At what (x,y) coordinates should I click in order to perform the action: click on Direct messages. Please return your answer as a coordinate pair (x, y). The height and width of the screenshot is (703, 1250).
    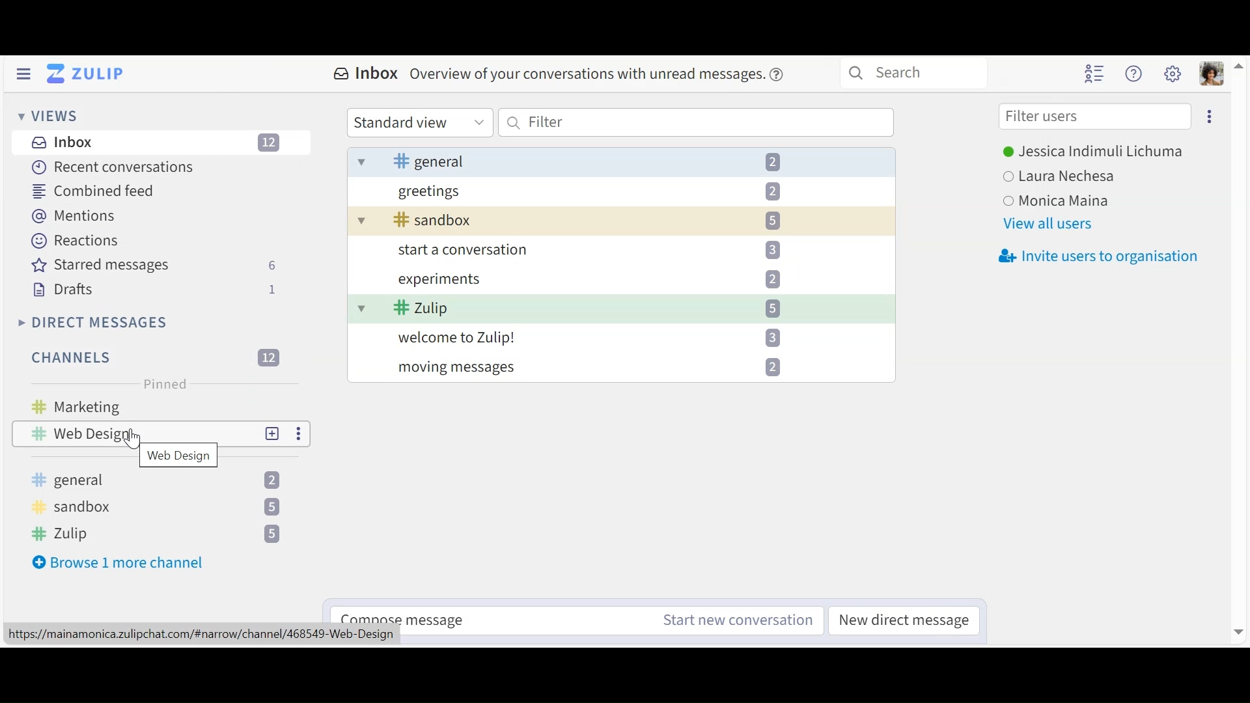
    Looking at the image, I should click on (93, 324).